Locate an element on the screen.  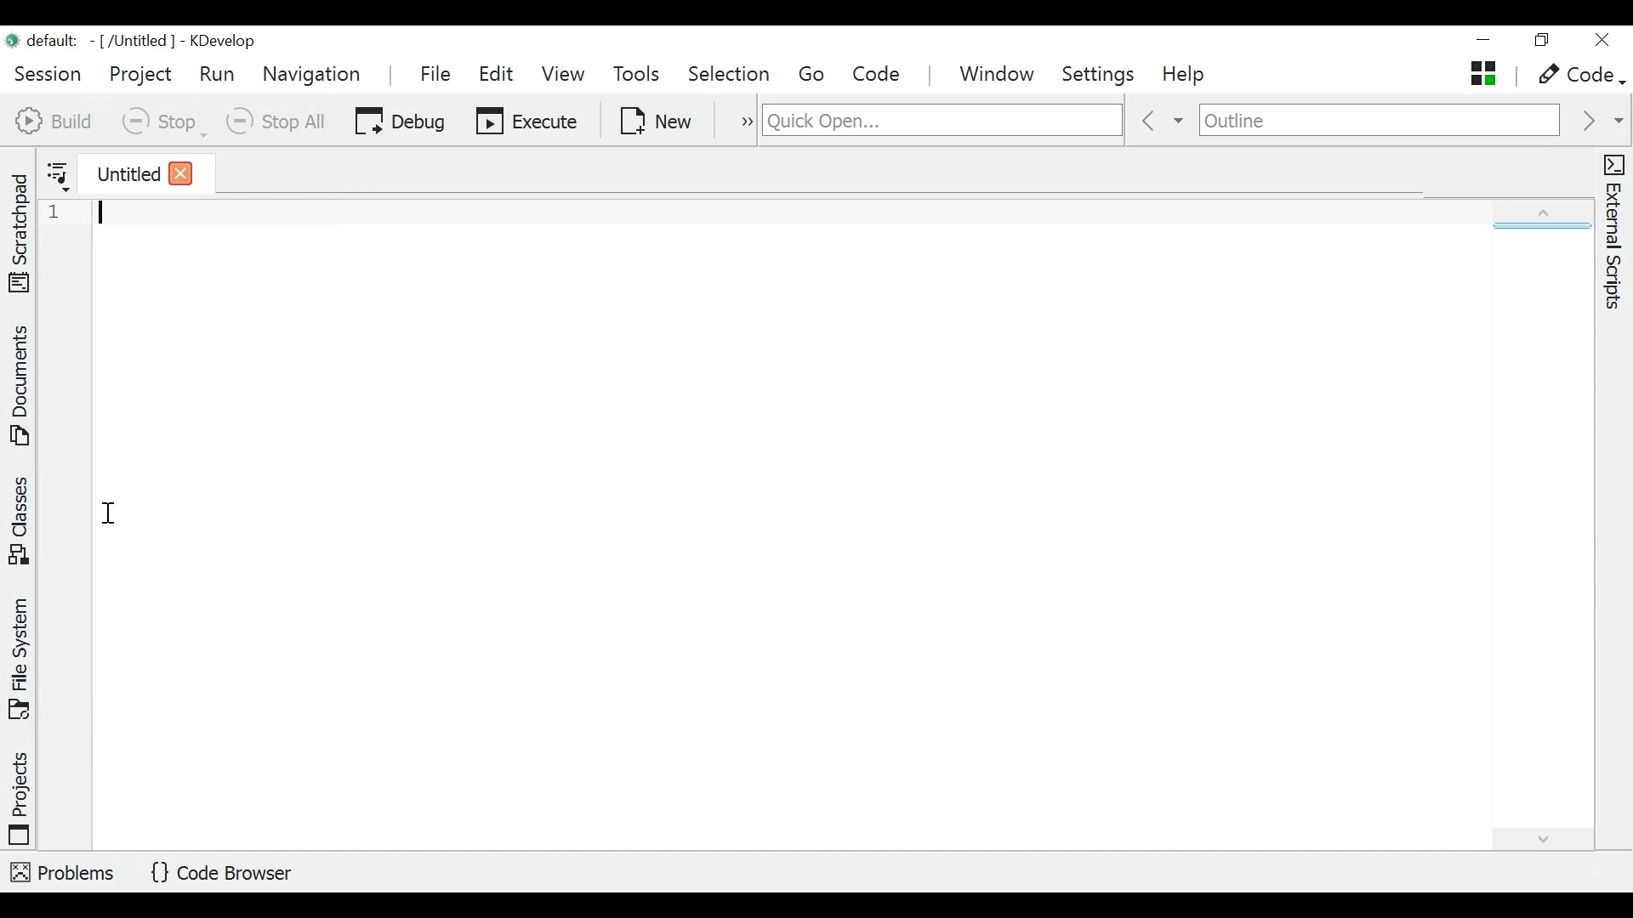
more is located at coordinates (741, 119).